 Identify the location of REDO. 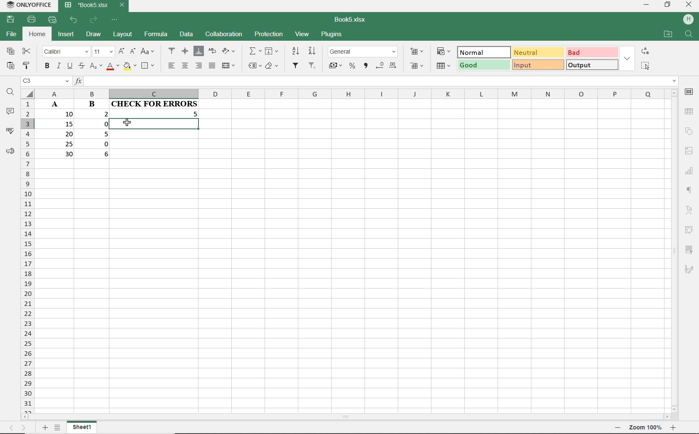
(94, 20).